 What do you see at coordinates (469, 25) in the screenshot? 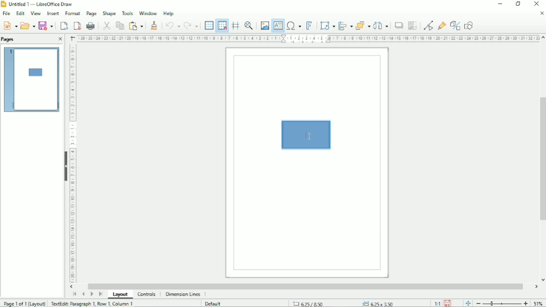
I see `Show draw functions` at bounding box center [469, 25].